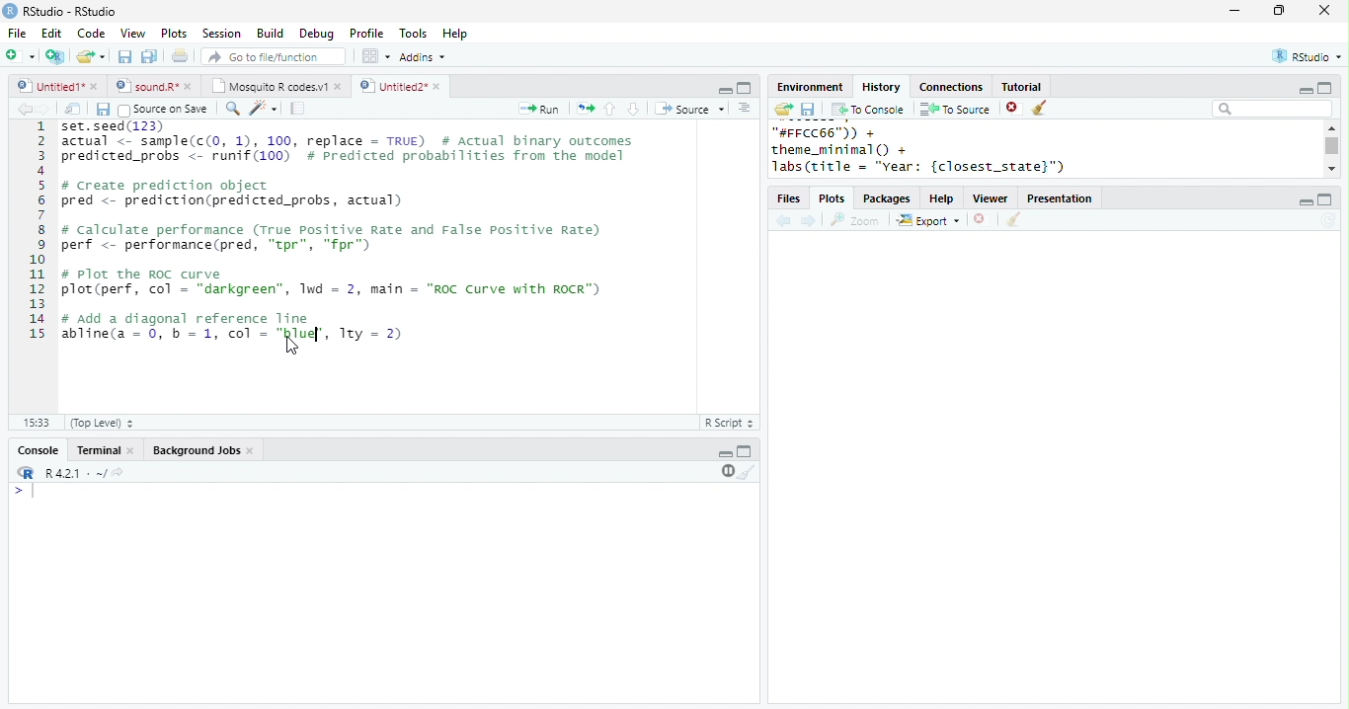  Describe the element at coordinates (538, 109) in the screenshot. I see `run` at that location.